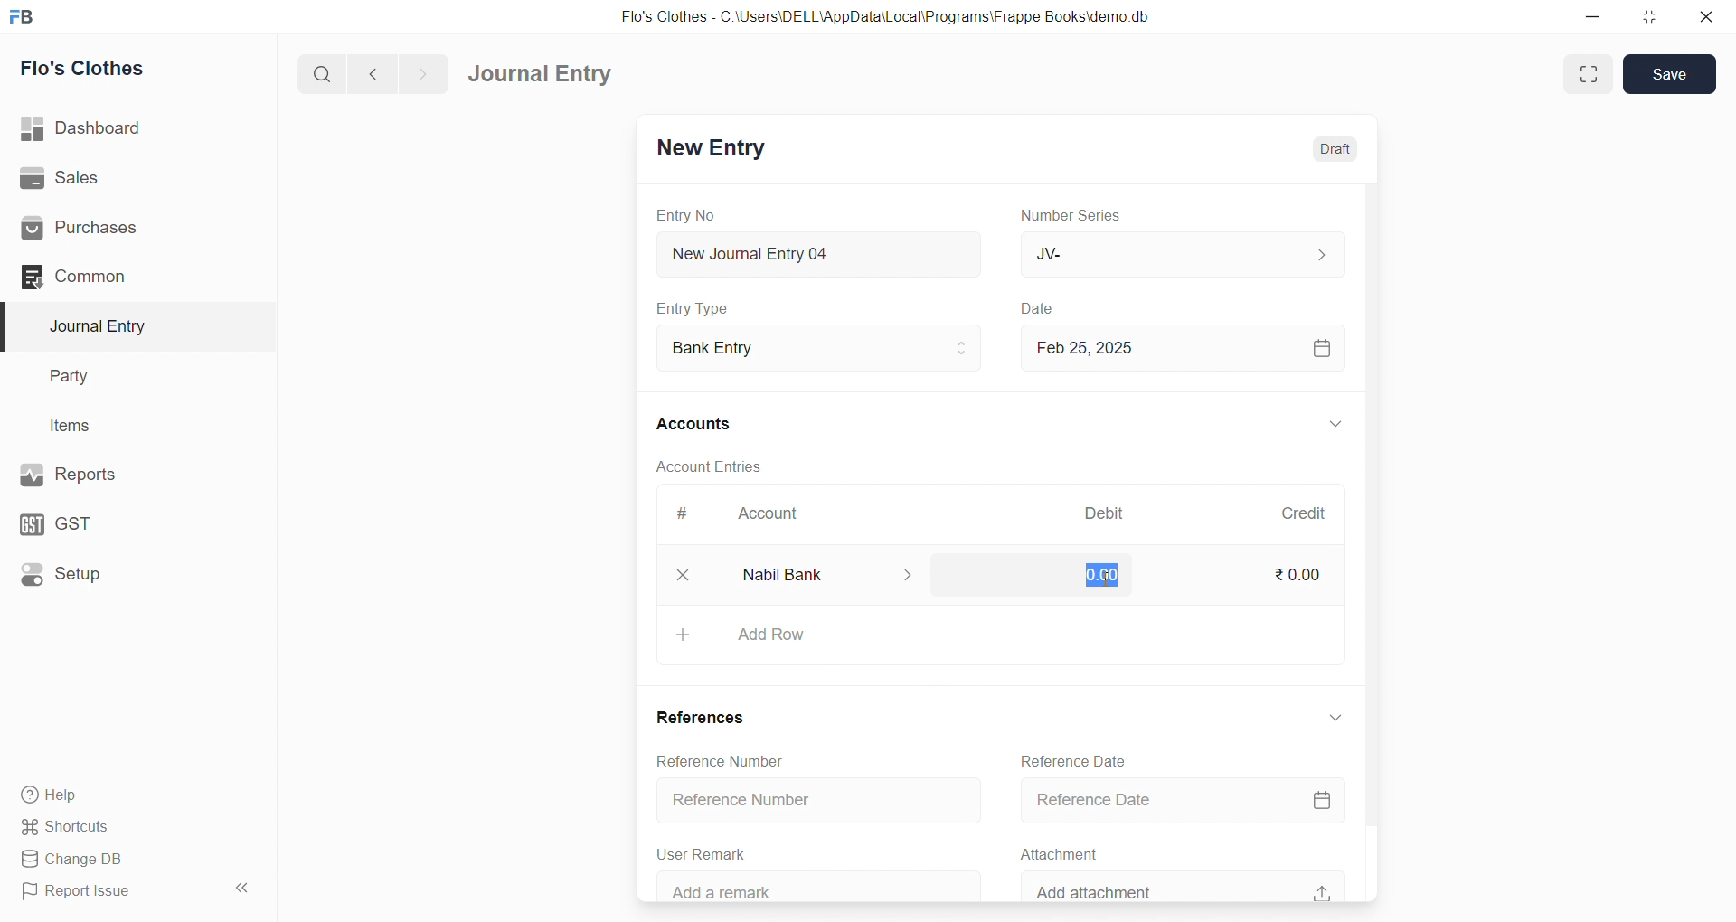  What do you see at coordinates (128, 326) in the screenshot?
I see `Journal Entry` at bounding box center [128, 326].